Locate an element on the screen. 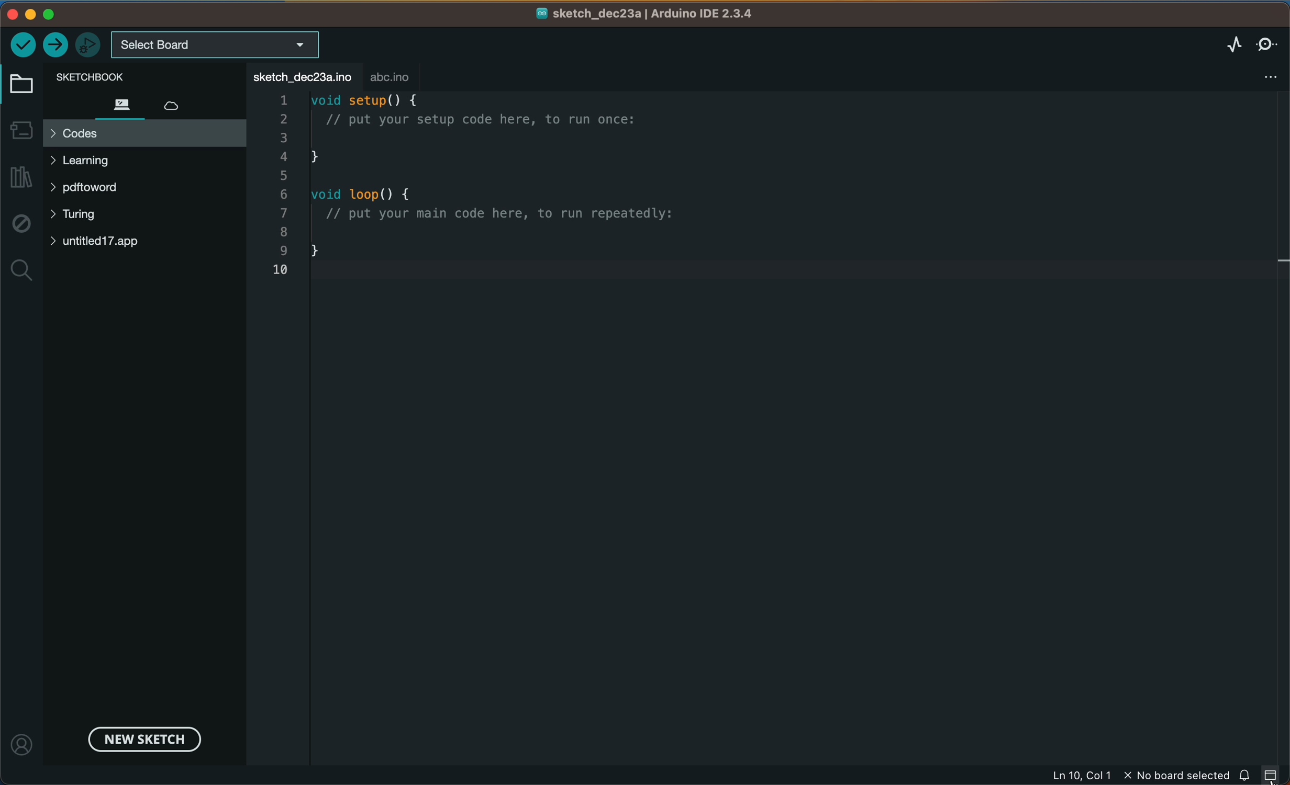 Image resolution: width=1290 pixels, height=785 pixels. code is located at coordinates (499, 184).